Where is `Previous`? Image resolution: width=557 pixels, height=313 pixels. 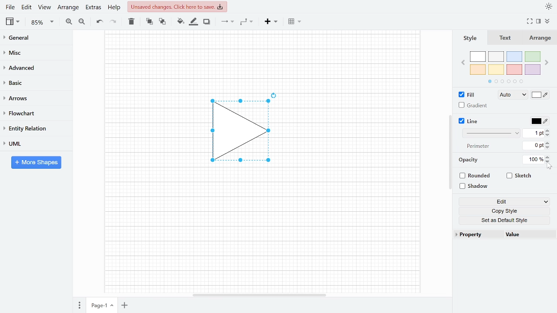 Previous is located at coordinates (463, 62).